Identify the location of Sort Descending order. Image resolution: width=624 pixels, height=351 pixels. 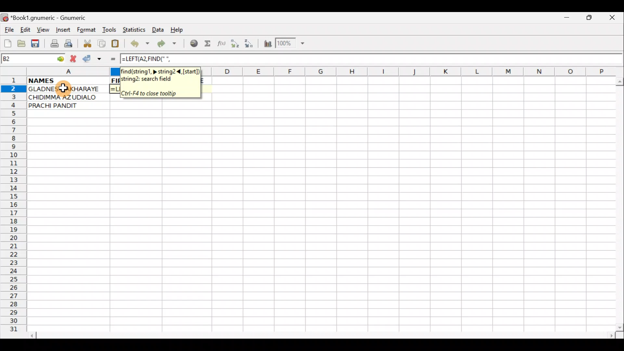
(251, 45).